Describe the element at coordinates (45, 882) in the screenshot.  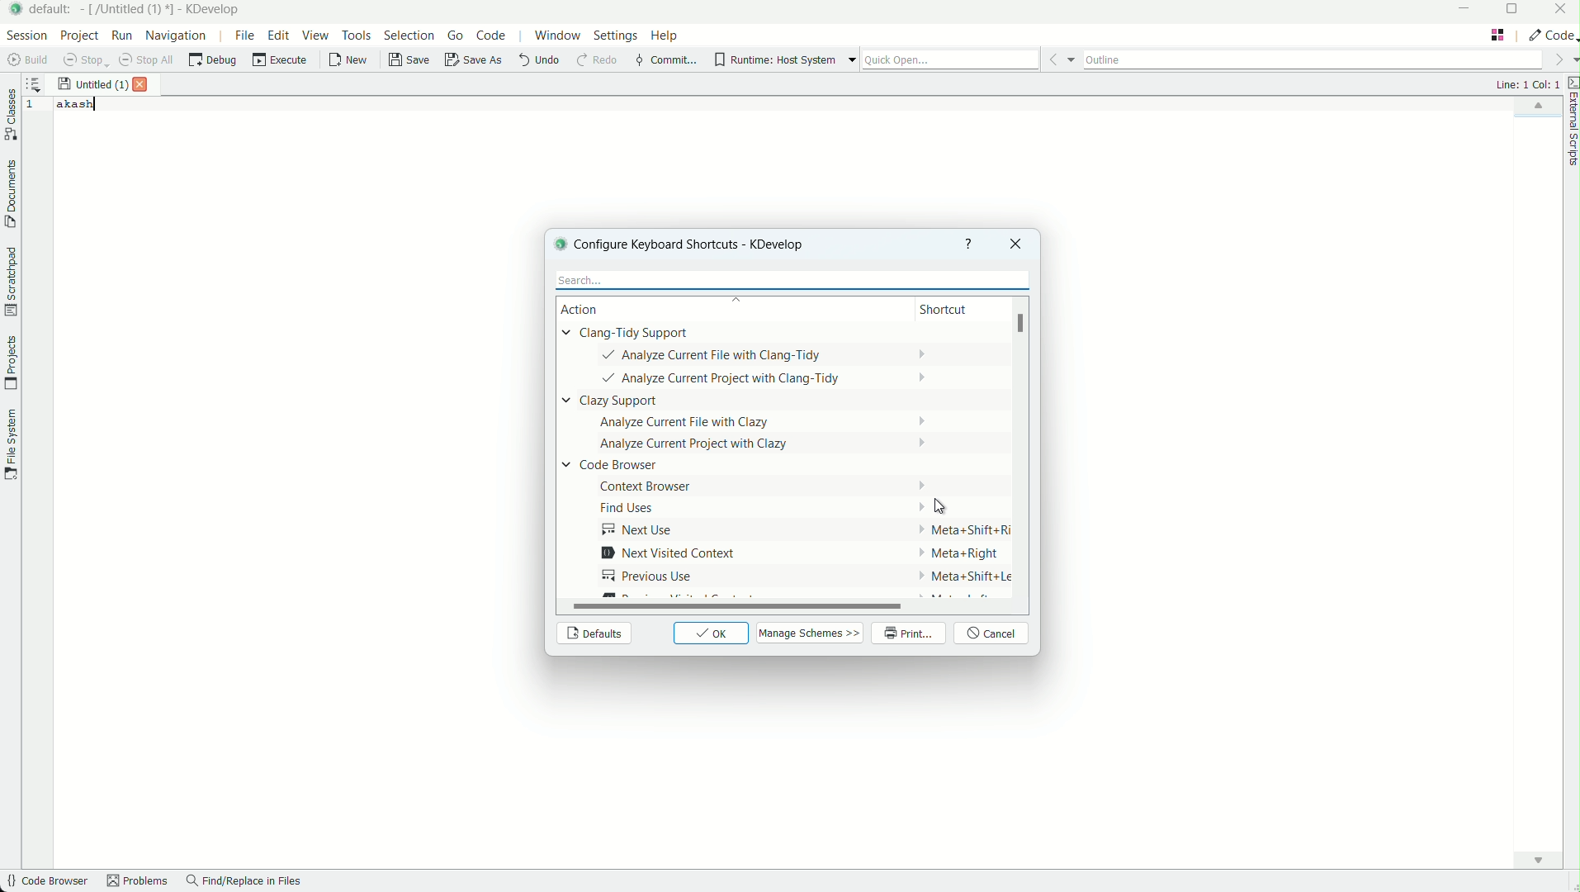
I see `code browser` at that location.